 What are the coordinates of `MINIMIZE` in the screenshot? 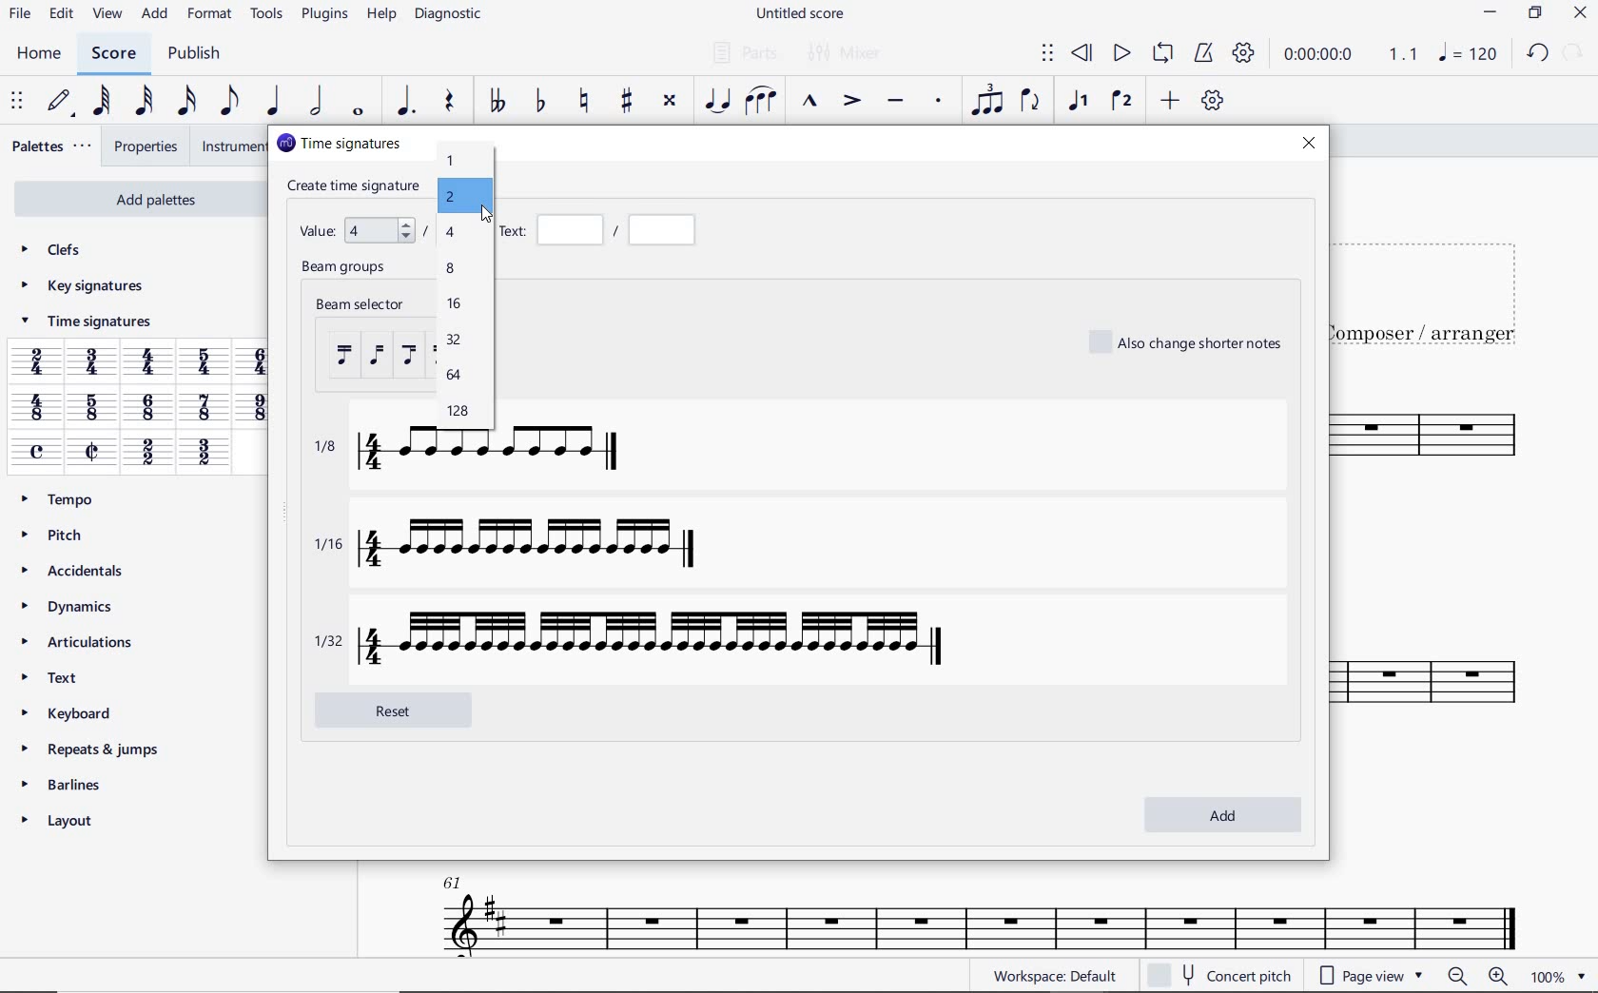 It's located at (1491, 12).